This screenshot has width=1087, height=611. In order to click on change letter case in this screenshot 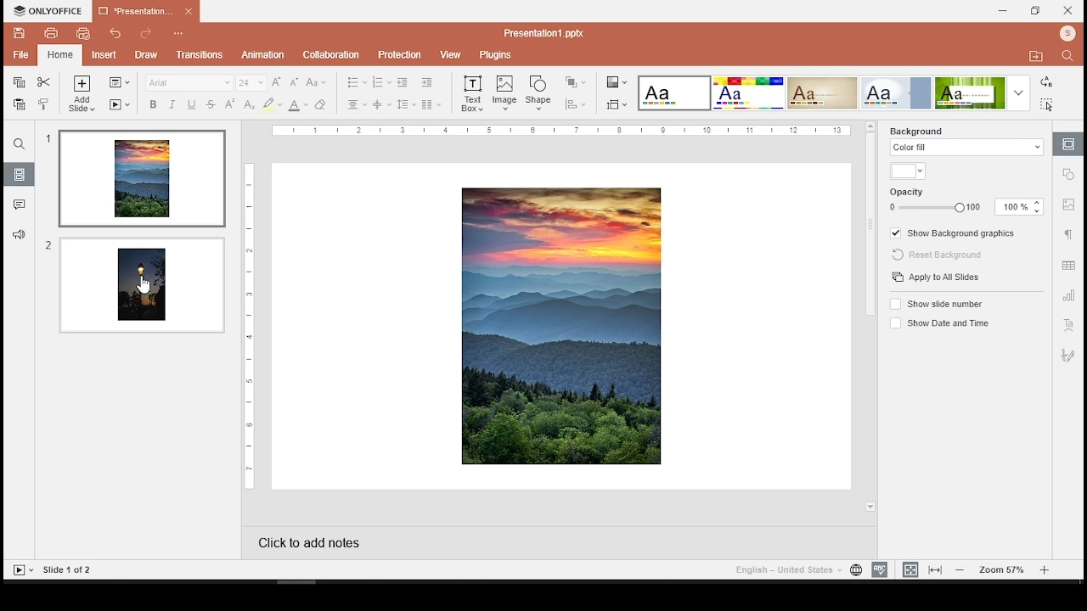, I will do `click(315, 82)`.